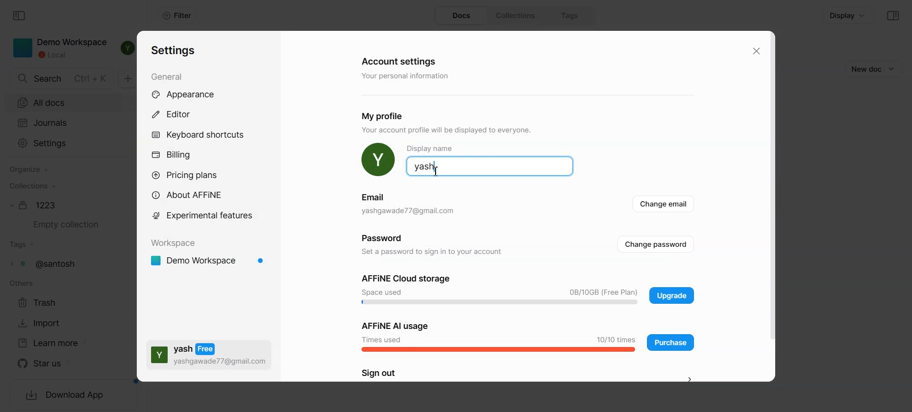  Describe the element at coordinates (63, 144) in the screenshot. I see `Settings` at that location.